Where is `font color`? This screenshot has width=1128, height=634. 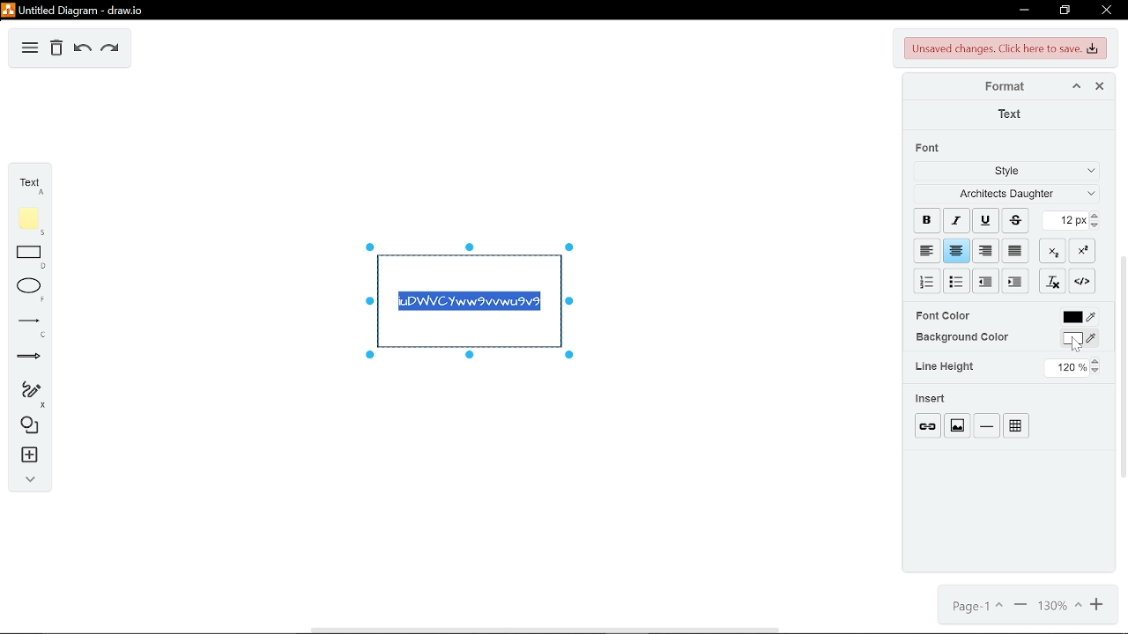 font color is located at coordinates (946, 315).